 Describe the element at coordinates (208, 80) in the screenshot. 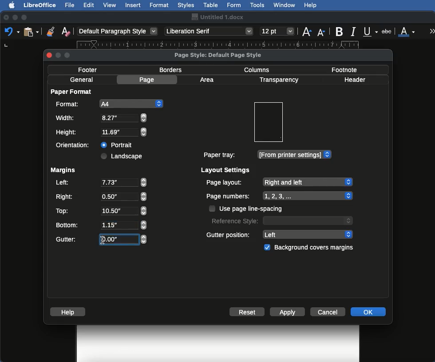

I see `Area` at that location.